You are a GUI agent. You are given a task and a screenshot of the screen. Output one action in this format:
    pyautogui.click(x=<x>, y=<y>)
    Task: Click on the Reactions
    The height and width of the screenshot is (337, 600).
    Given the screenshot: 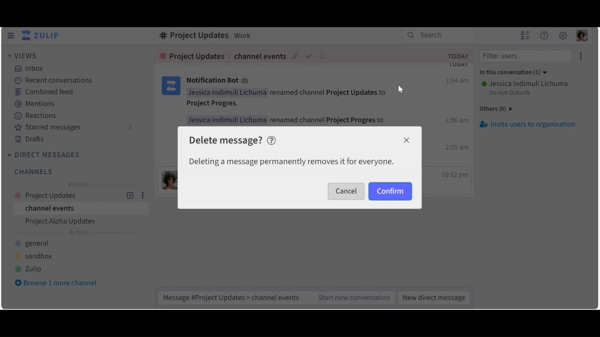 What is the action you would take?
    pyautogui.click(x=36, y=116)
    